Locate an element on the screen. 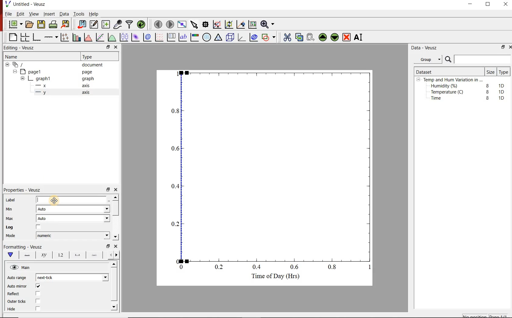 The height and width of the screenshot is (318, 512). Auto mirror is located at coordinates (25, 286).